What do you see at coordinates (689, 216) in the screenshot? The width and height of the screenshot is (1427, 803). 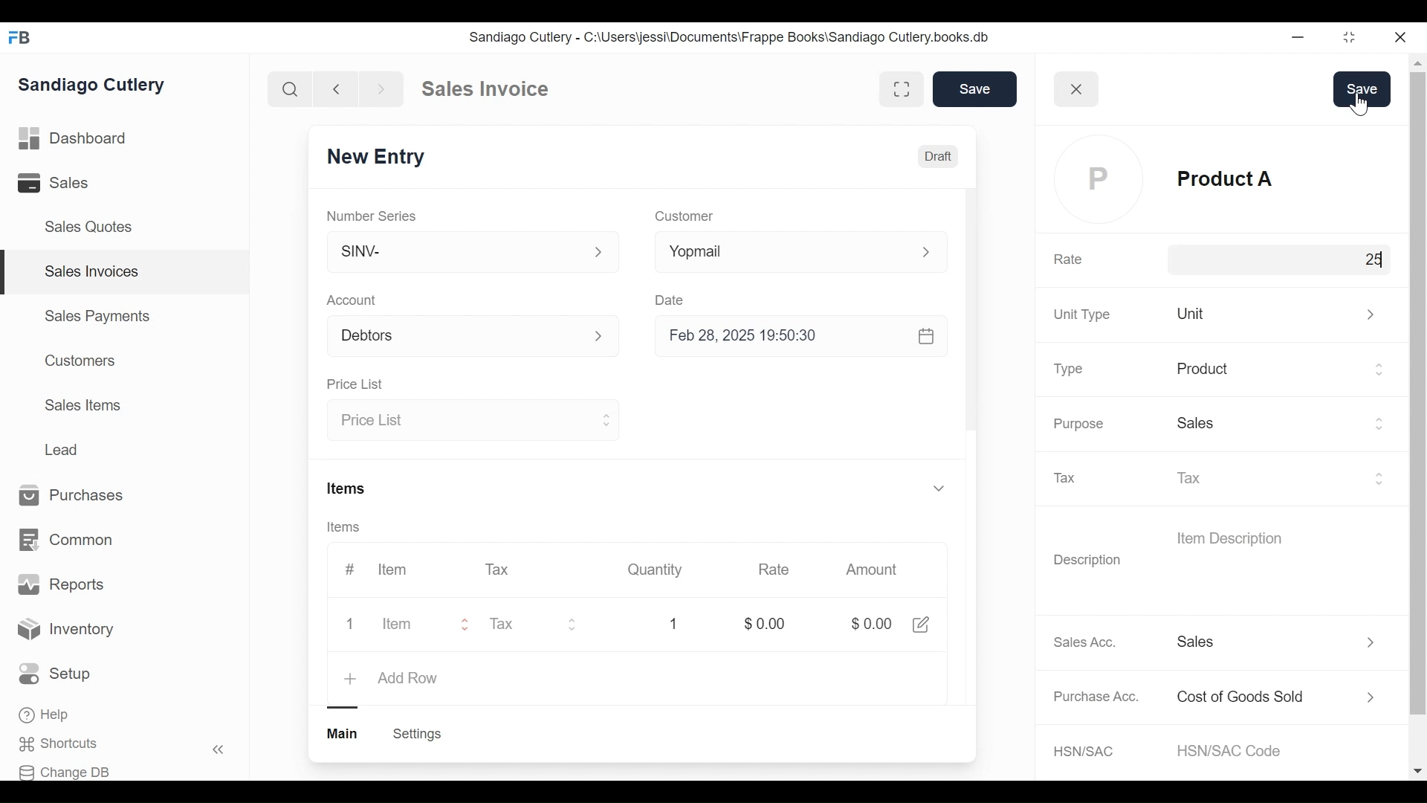 I see `Customer` at bounding box center [689, 216].